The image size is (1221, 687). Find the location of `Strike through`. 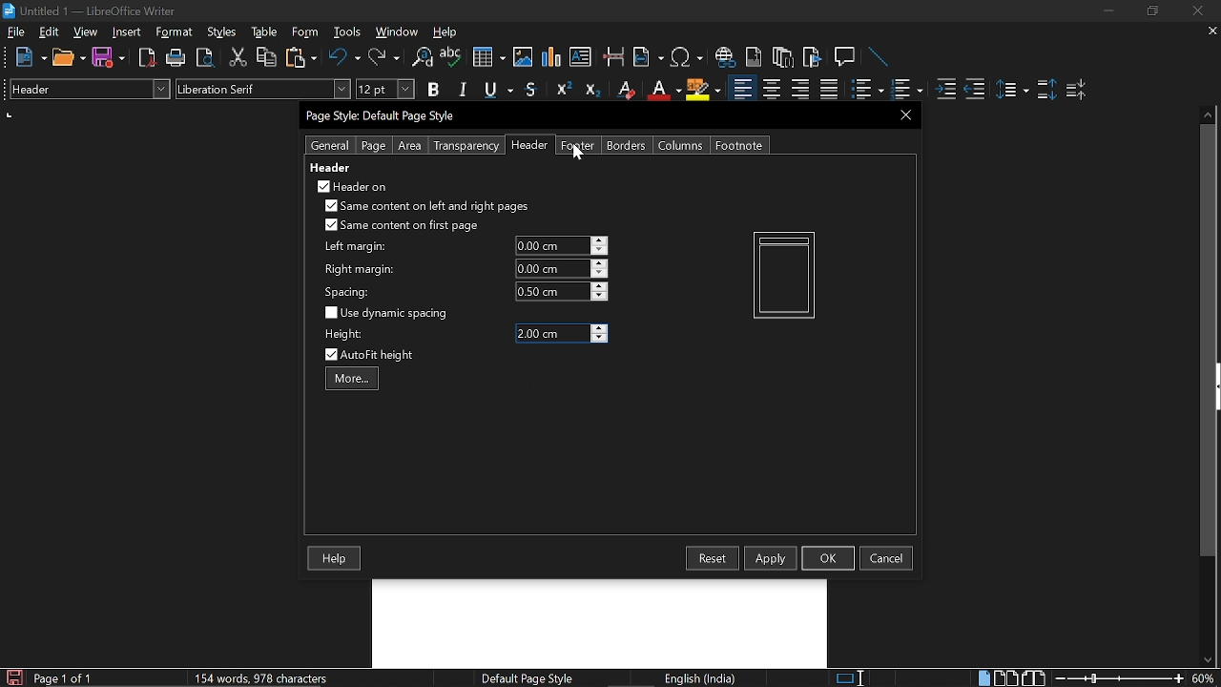

Strike through is located at coordinates (531, 89).